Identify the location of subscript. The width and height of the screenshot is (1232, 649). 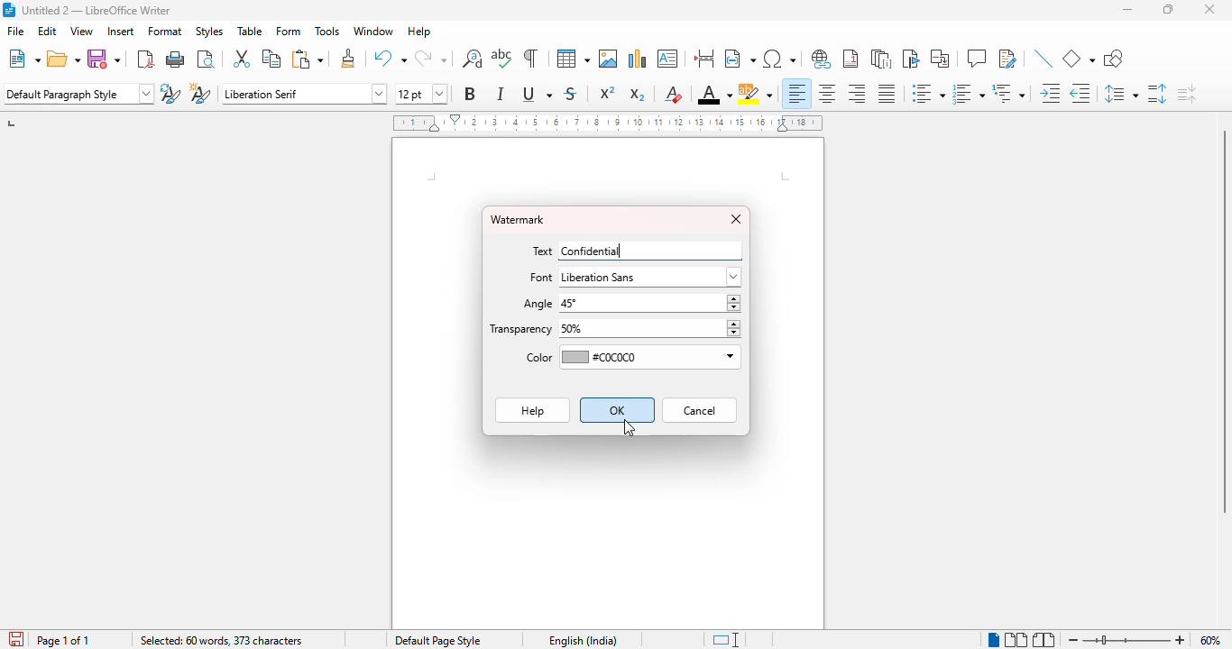
(637, 95).